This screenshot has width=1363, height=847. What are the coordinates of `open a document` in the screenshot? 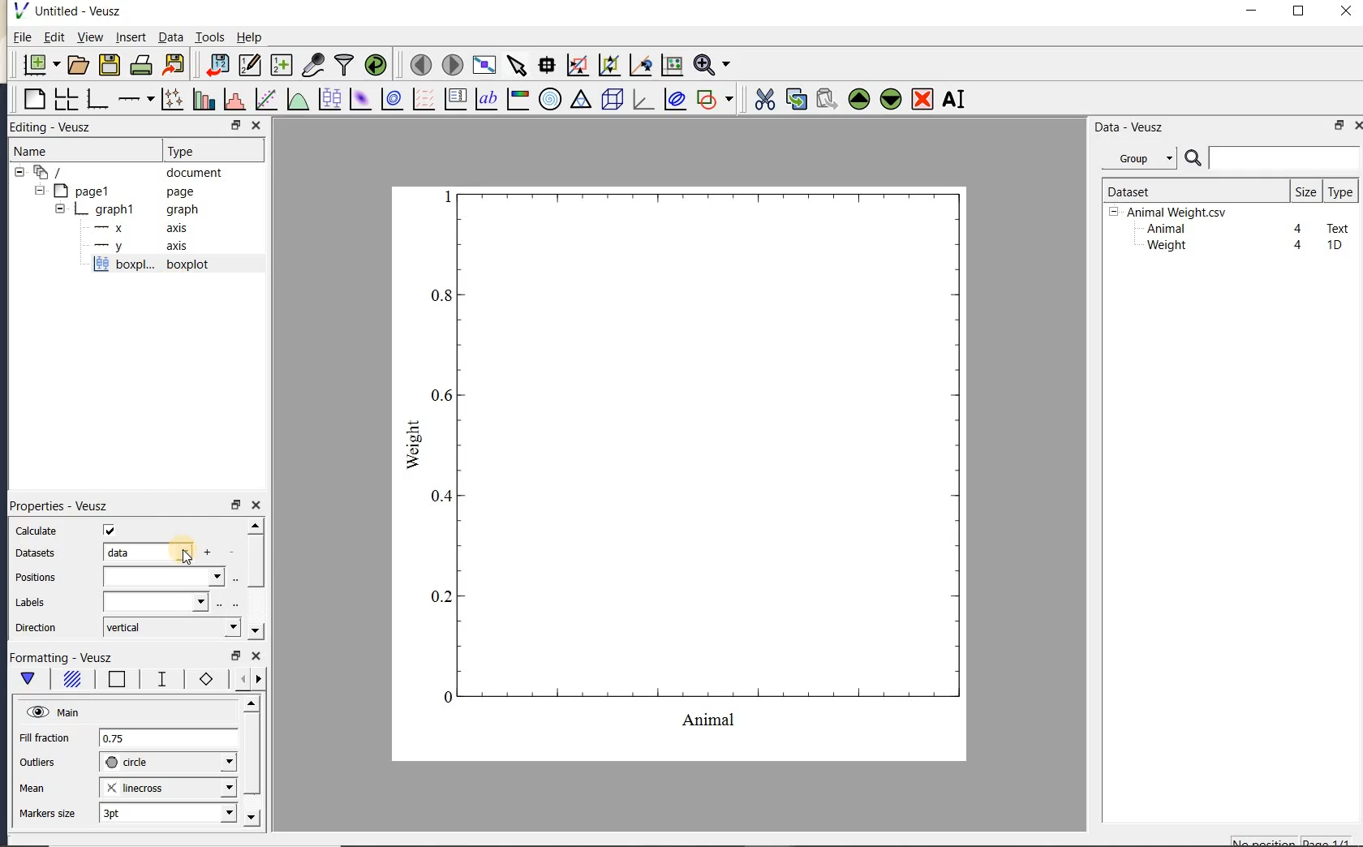 It's located at (76, 65).